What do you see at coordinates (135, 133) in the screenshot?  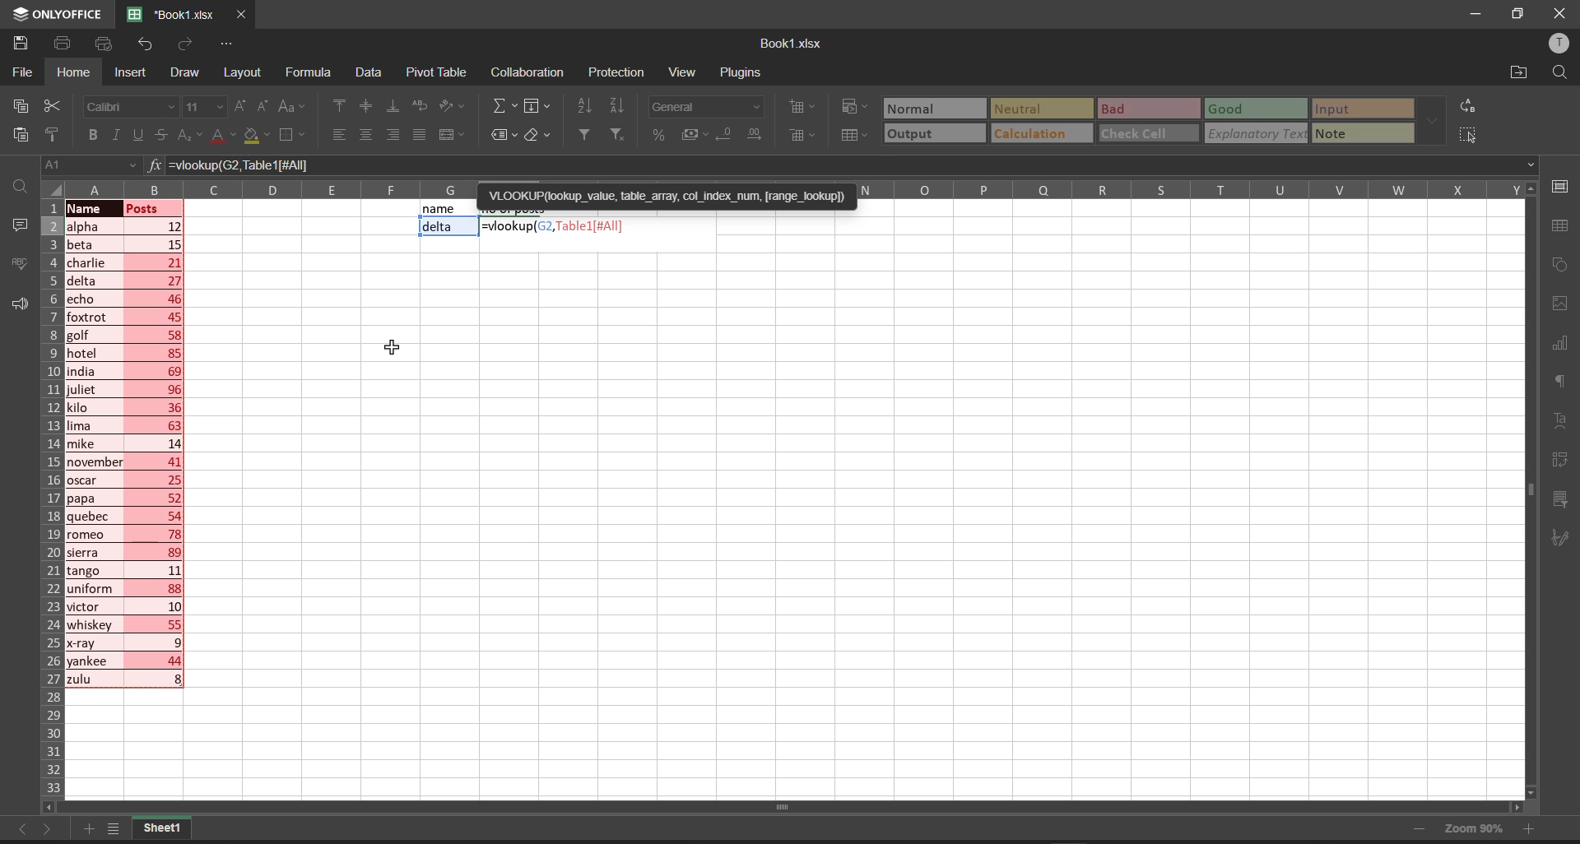 I see `underline` at bounding box center [135, 133].